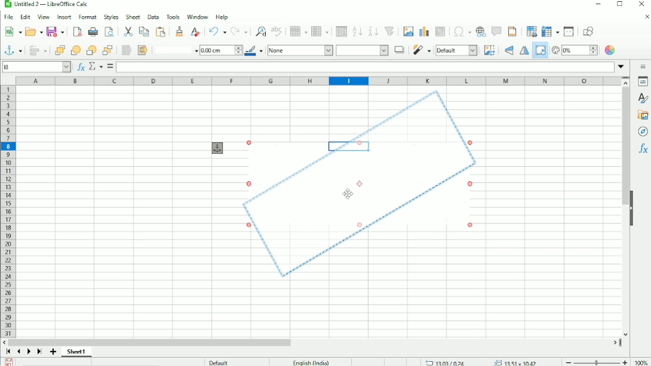  What do you see at coordinates (218, 148) in the screenshot?
I see `Anchor` at bounding box center [218, 148].